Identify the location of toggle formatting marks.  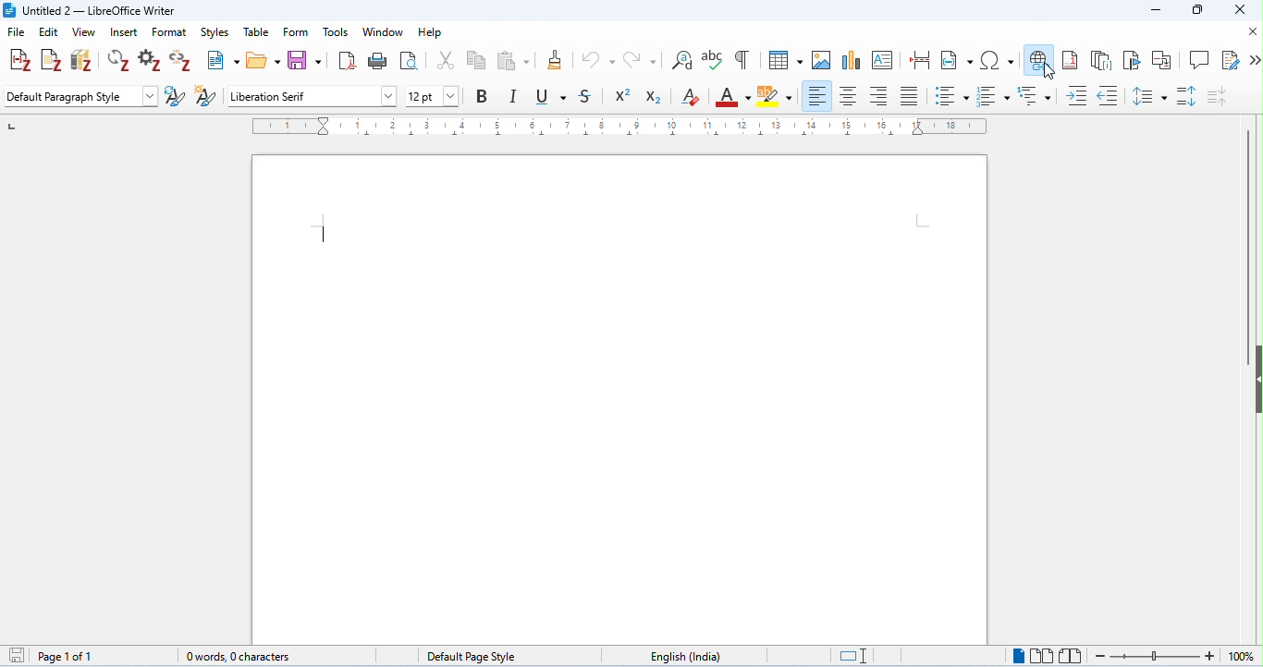
(742, 59).